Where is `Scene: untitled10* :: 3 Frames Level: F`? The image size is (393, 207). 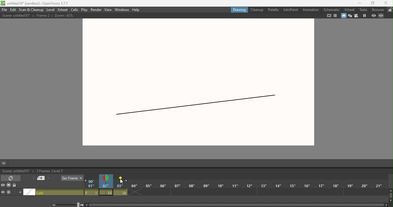
Scene: untitled10* :: 3 Frames Level: F is located at coordinates (196, 170).